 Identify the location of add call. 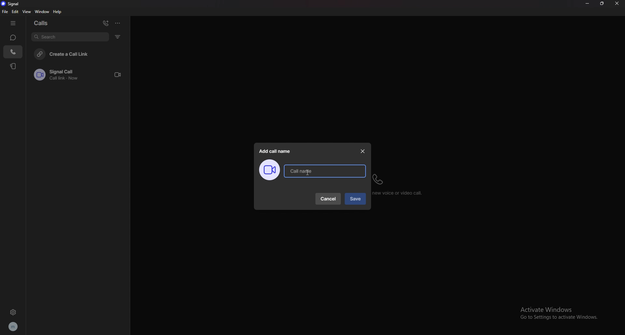
(106, 23).